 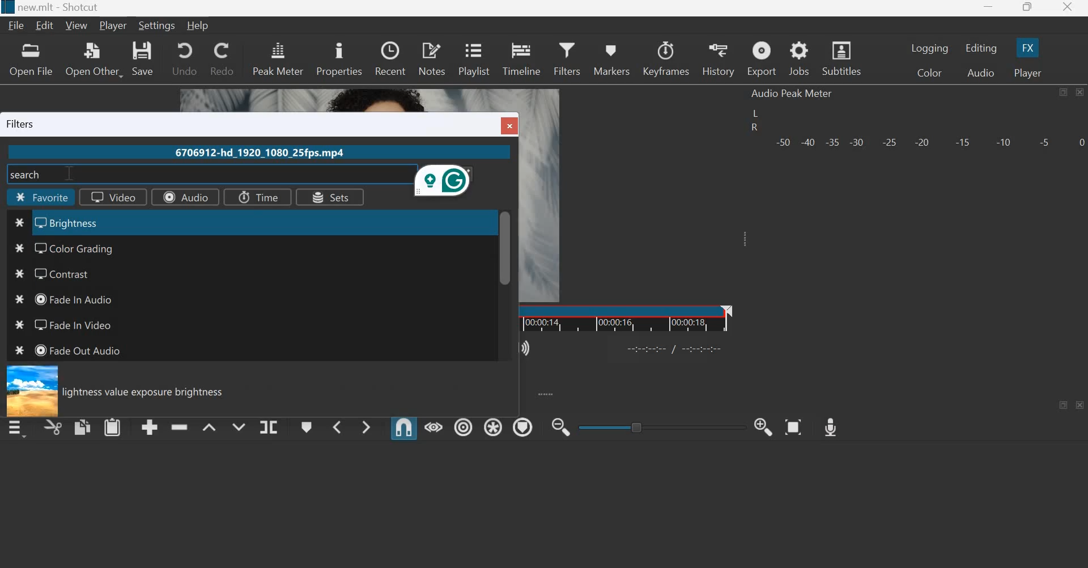 I want to click on ripple delete, so click(x=180, y=425).